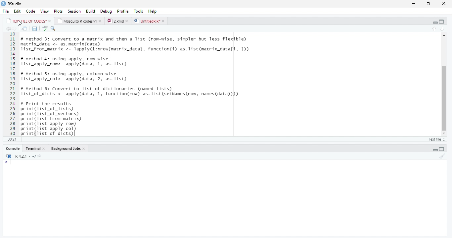 This screenshot has height=238, width=452. Describe the element at coordinates (434, 22) in the screenshot. I see `Hide` at that location.